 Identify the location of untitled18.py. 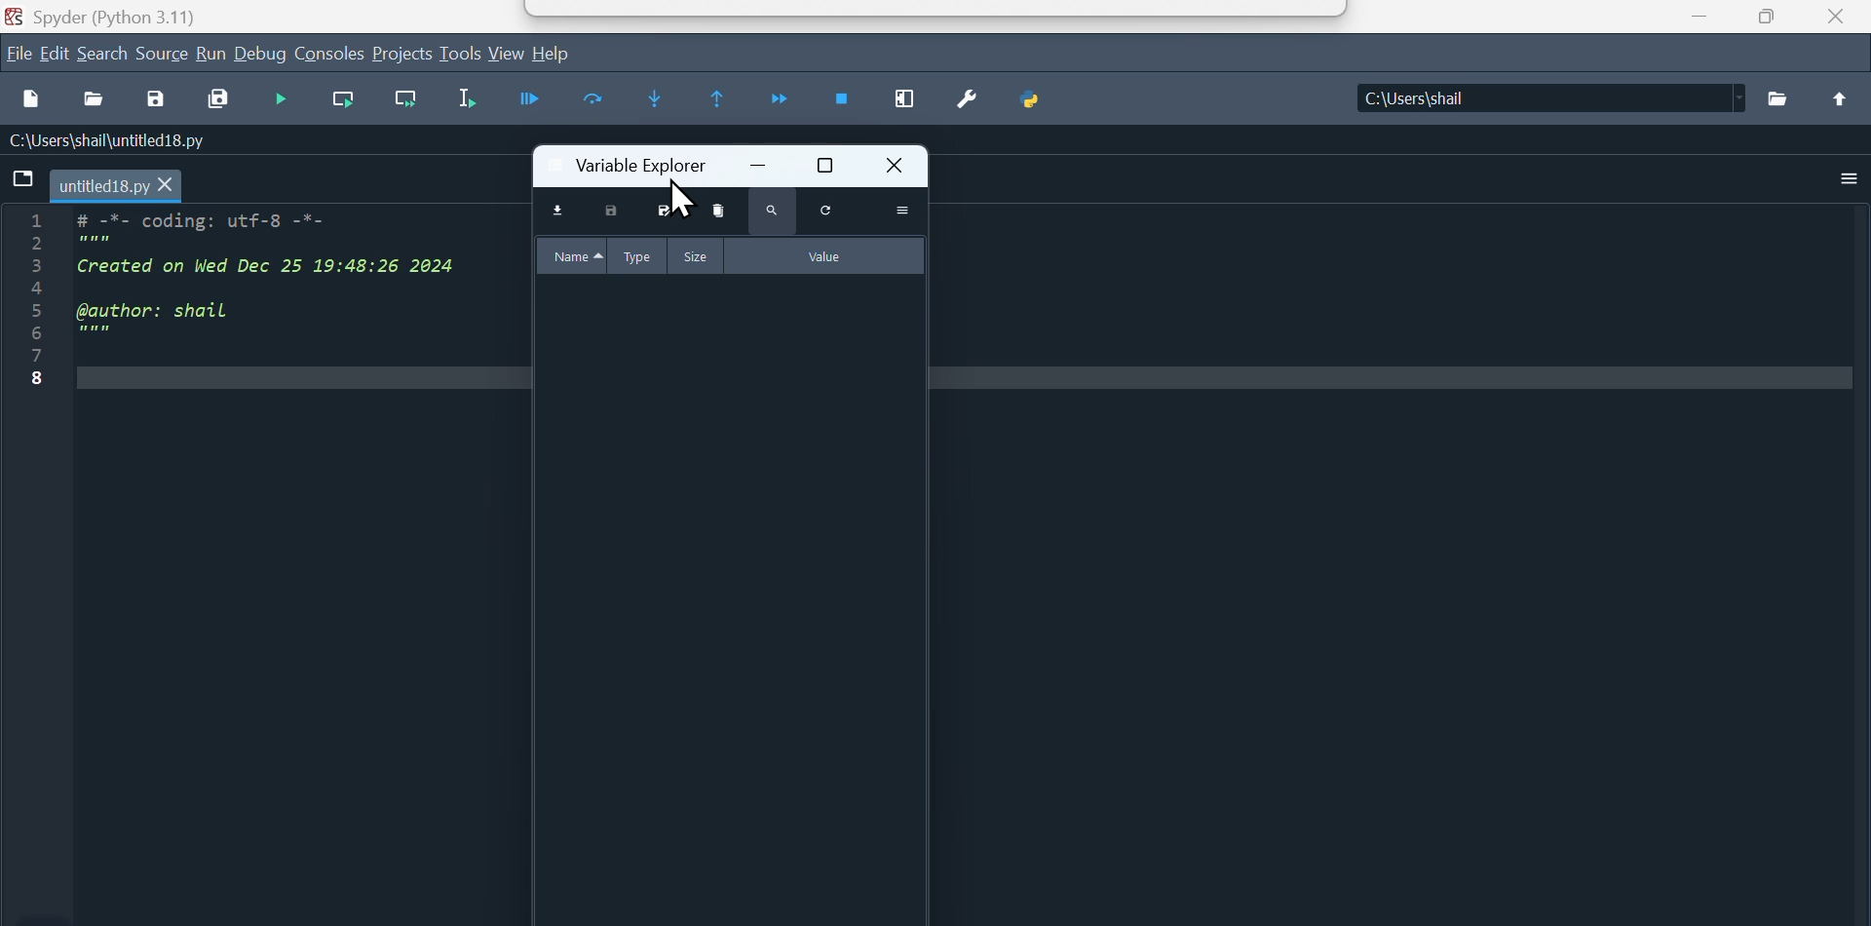
(123, 186).